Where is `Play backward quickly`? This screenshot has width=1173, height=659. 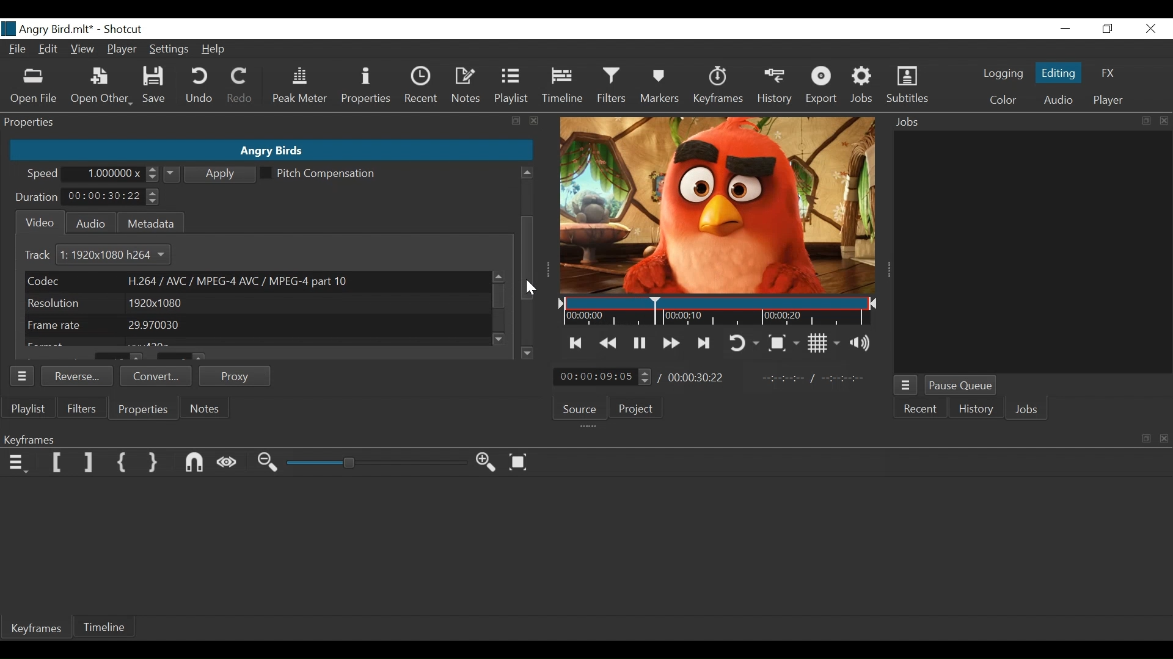 Play backward quickly is located at coordinates (608, 343).